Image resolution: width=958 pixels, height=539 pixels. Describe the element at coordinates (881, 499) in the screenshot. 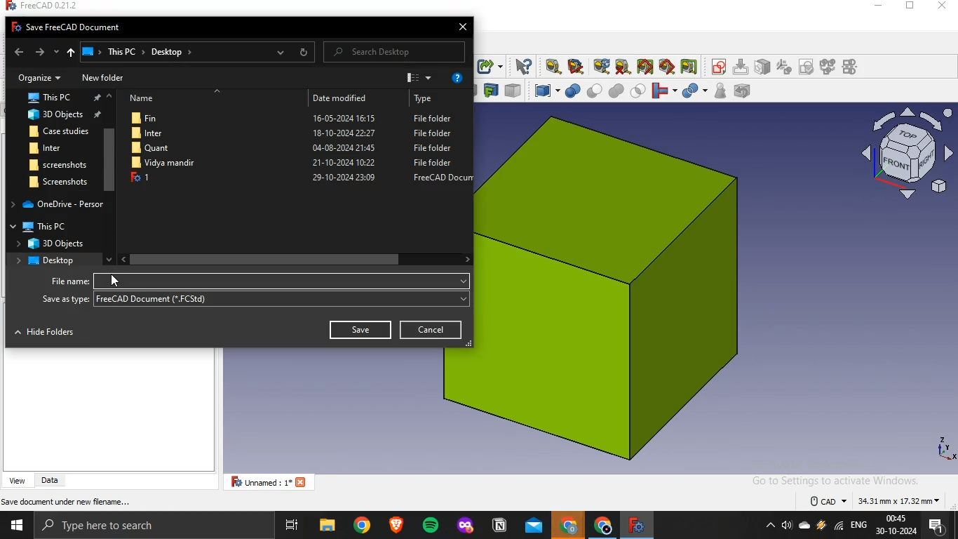

I see `dimensions` at that location.